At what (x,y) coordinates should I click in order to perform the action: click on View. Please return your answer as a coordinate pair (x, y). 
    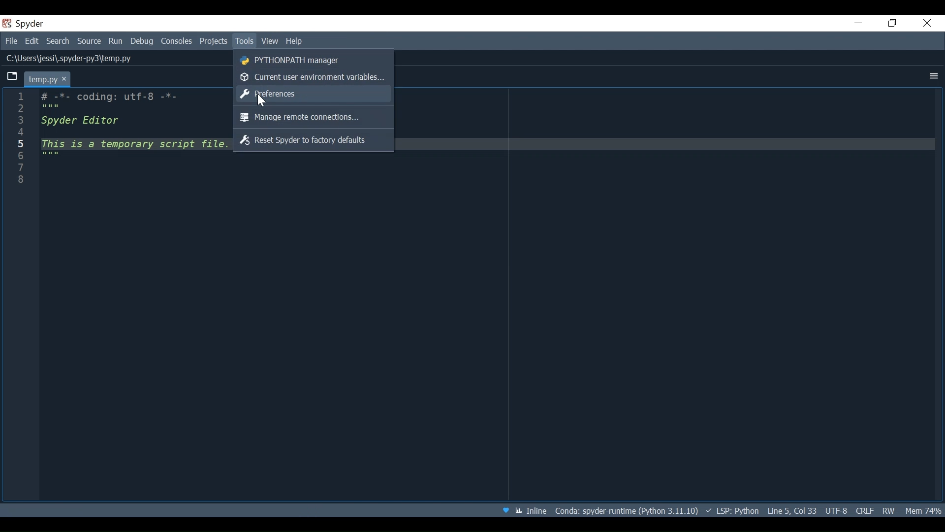
    Looking at the image, I should click on (270, 42).